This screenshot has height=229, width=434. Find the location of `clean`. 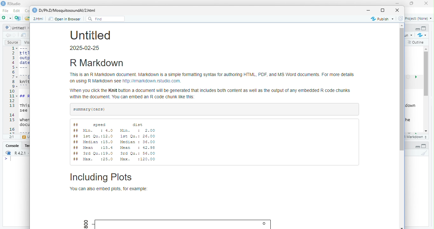

clean is located at coordinates (424, 153).